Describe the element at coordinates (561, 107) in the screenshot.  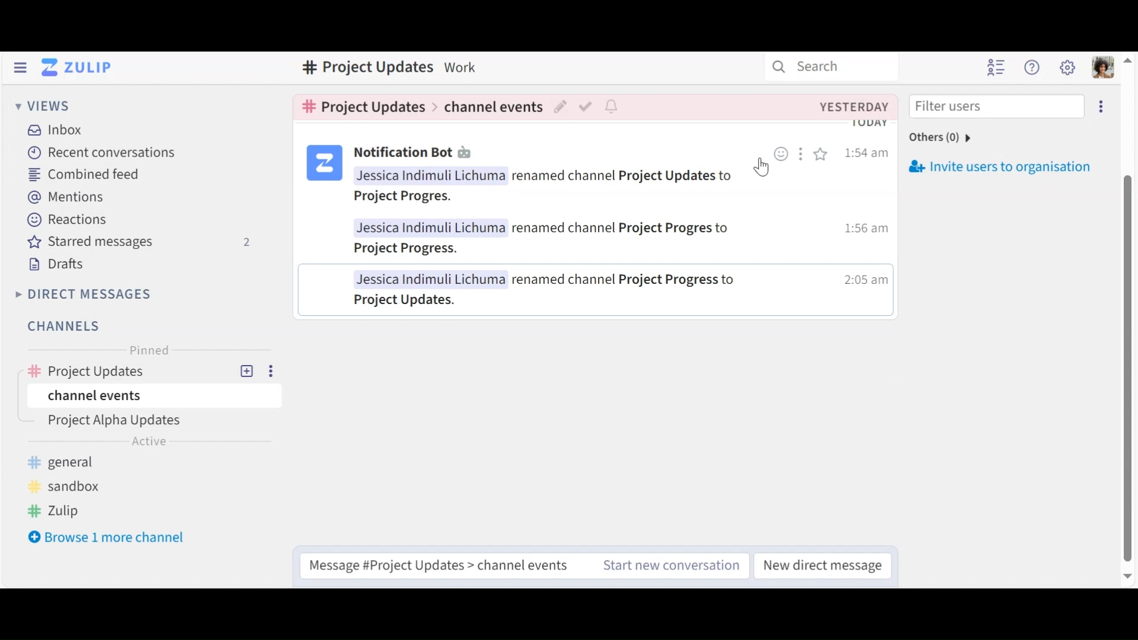
I see `Edit topic` at that location.